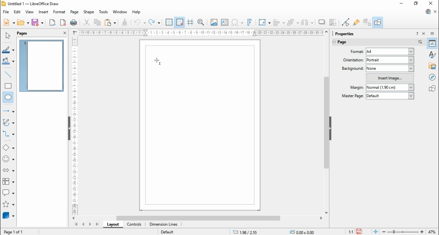 The image size is (439, 235). Describe the element at coordinates (60, 12) in the screenshot. I see `format` at that location.